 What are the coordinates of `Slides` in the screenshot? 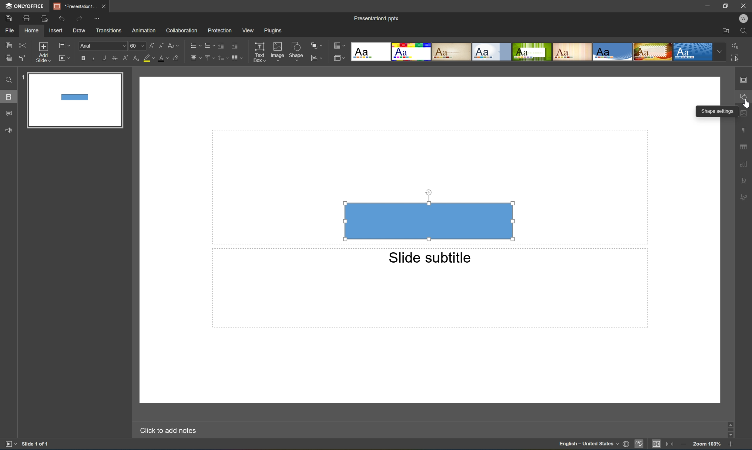 It's located at (8, 96).